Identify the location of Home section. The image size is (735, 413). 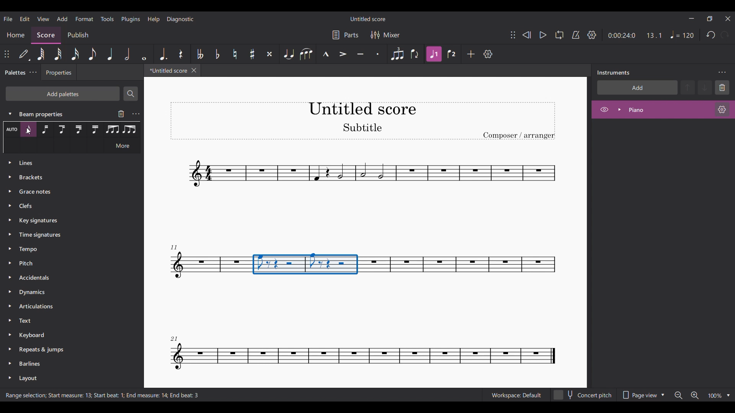
(16, 35).